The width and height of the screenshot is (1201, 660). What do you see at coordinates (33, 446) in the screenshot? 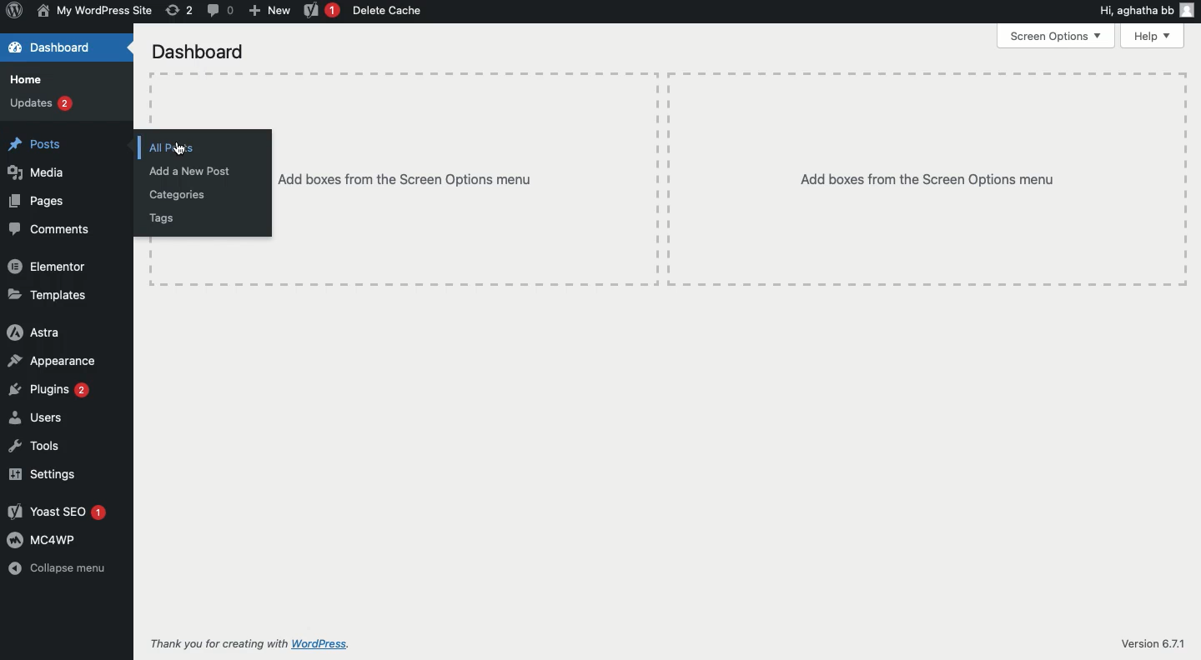
I see `Tools` at bounding box center [33, 446].